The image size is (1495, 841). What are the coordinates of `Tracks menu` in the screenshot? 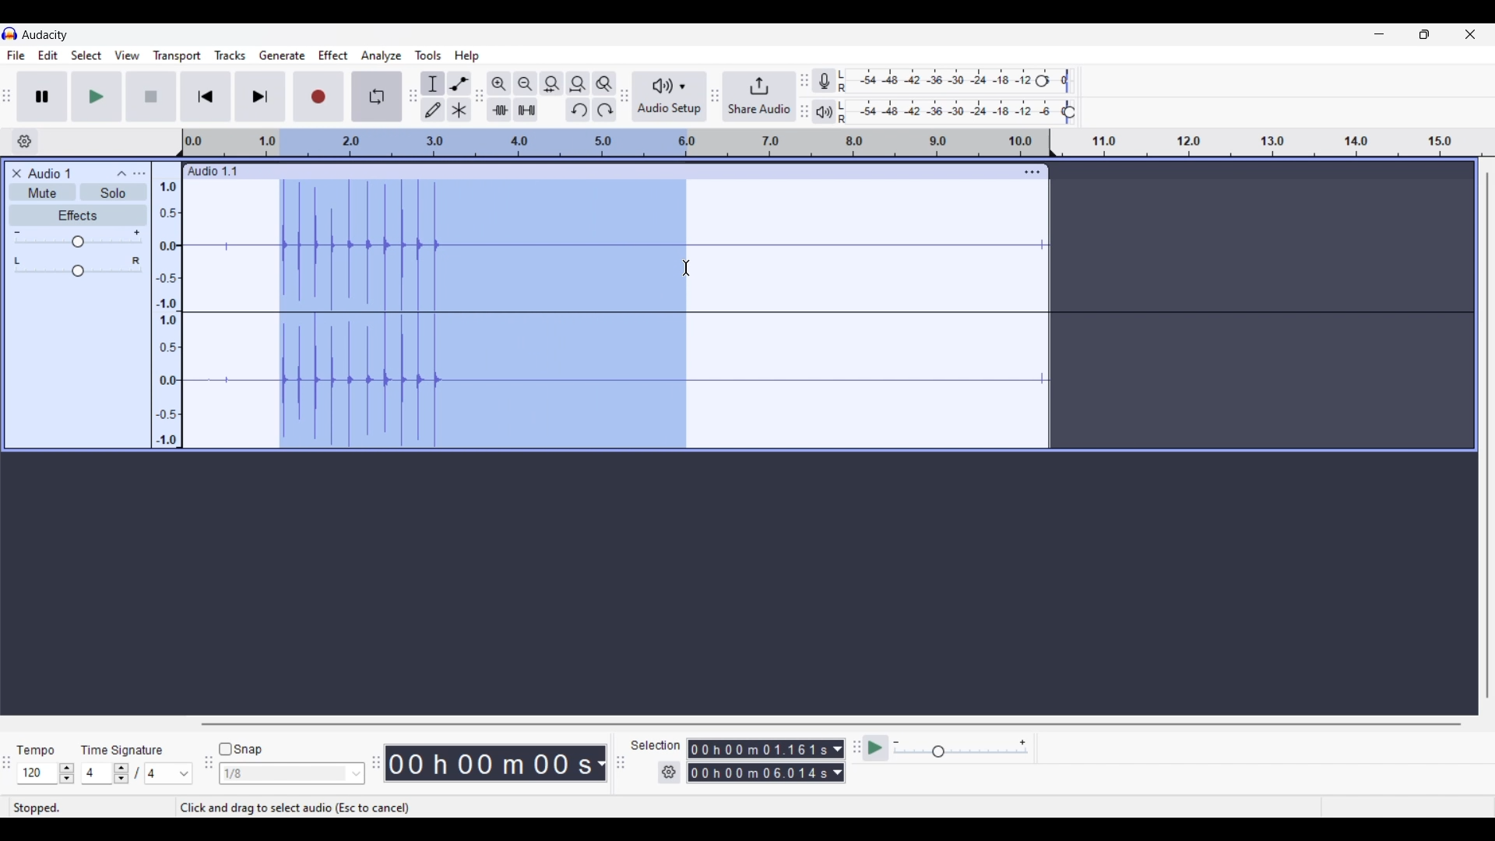 It's located at (230, 55).